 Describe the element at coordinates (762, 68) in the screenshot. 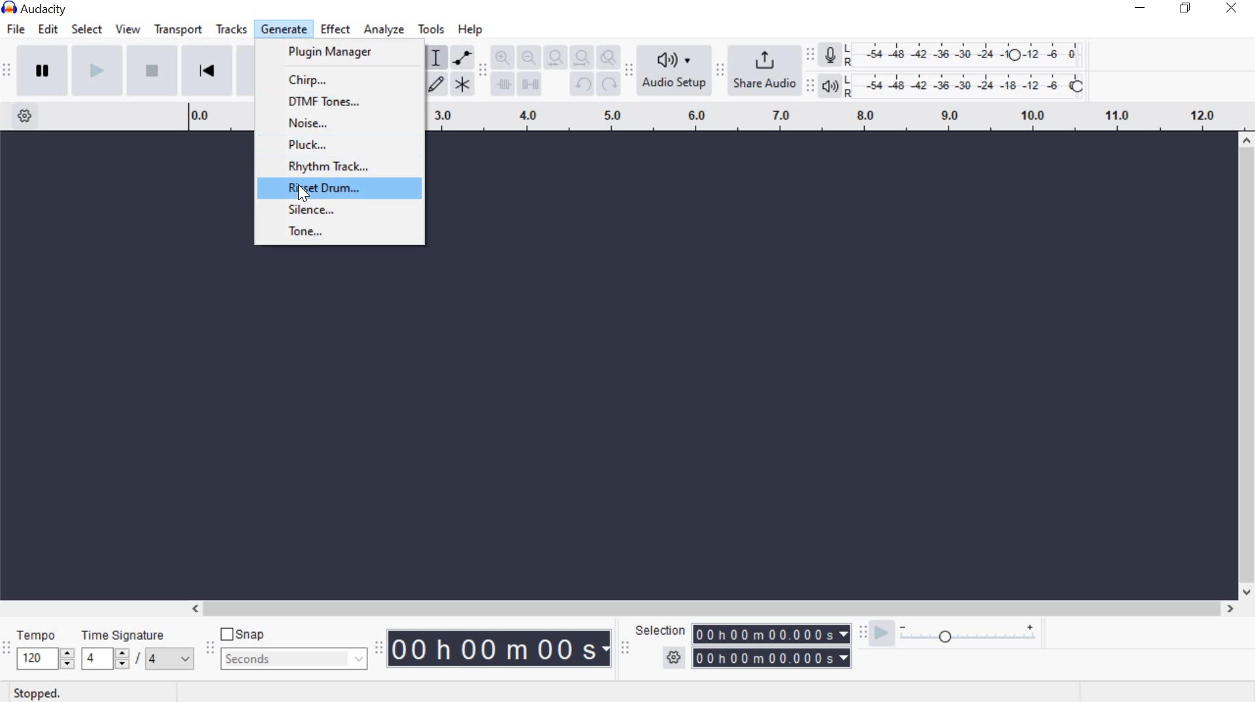

I see `Share Audio` at that location.